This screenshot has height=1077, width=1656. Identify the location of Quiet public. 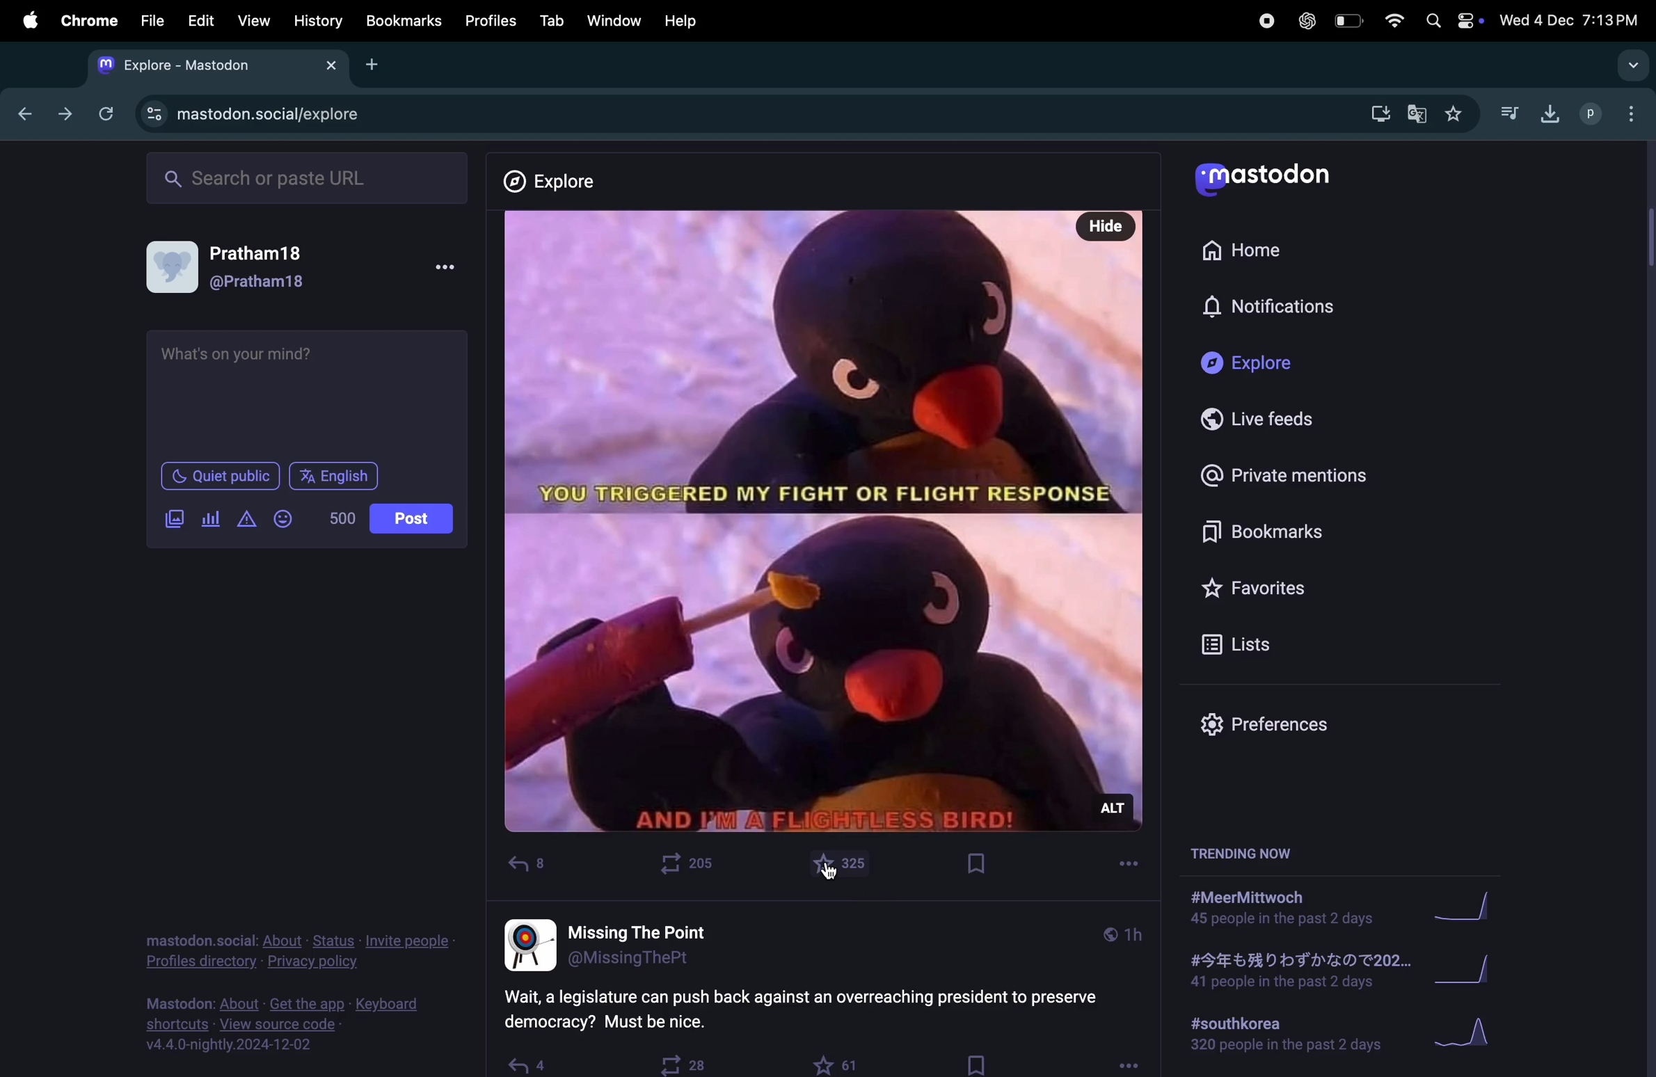
(221, 475).